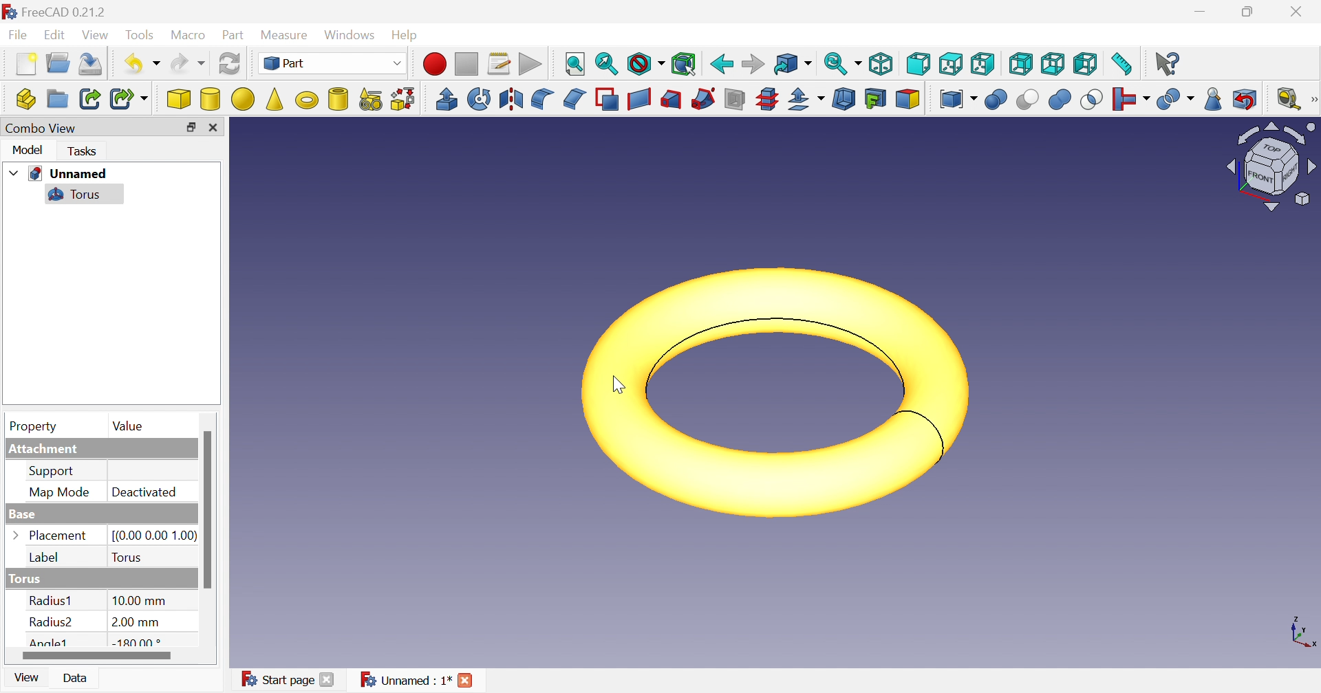  Describe the element at coordinates (1130, 100) in the screenshot. I see `Join objects` at that location.